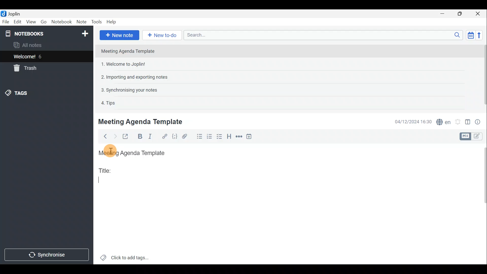 This screenshot has width=487, height=274. Describe the element at coordinates (165, 136) in the screenshot. I see `Hyperlink` at that location.